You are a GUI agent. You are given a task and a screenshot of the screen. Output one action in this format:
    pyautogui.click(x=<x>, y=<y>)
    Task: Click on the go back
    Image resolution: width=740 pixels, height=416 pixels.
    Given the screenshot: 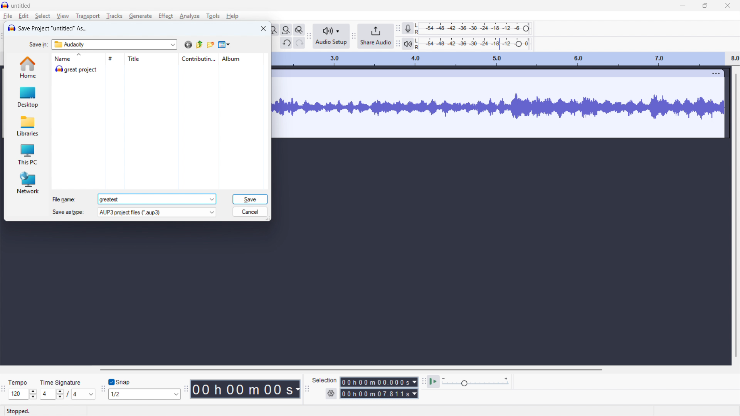 What is the action you would take?
    pyautogui.click(x=188, y=45)
    